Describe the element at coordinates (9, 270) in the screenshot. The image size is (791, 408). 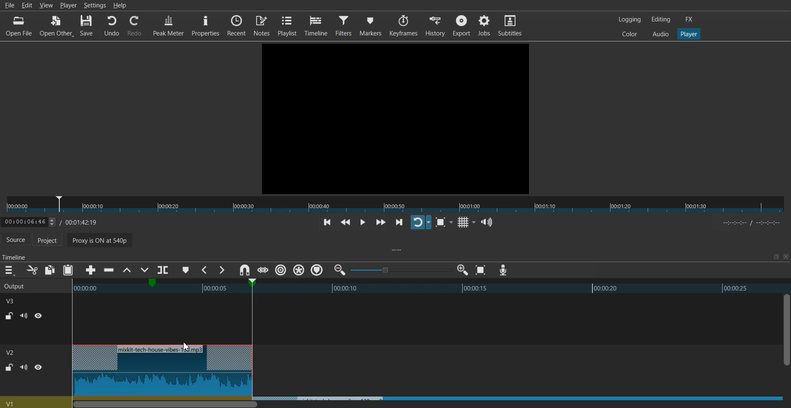
I see `Hamburger menu` at that location.